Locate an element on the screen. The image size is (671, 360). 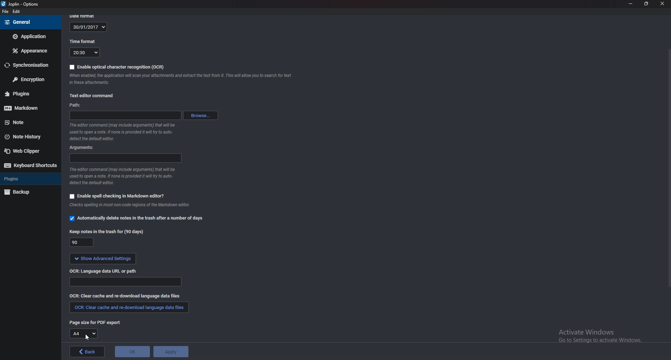
ocr info is located at coordinates (179, 79).